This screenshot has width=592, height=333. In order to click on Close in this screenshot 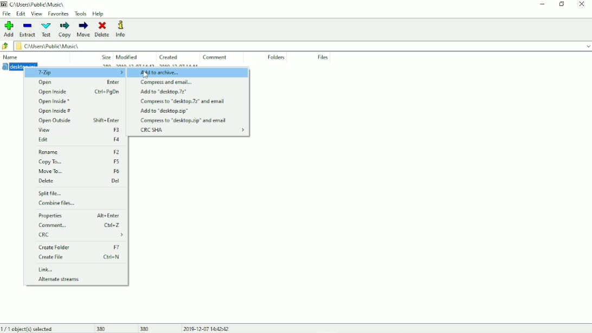, I will do `click(582, 4)`.